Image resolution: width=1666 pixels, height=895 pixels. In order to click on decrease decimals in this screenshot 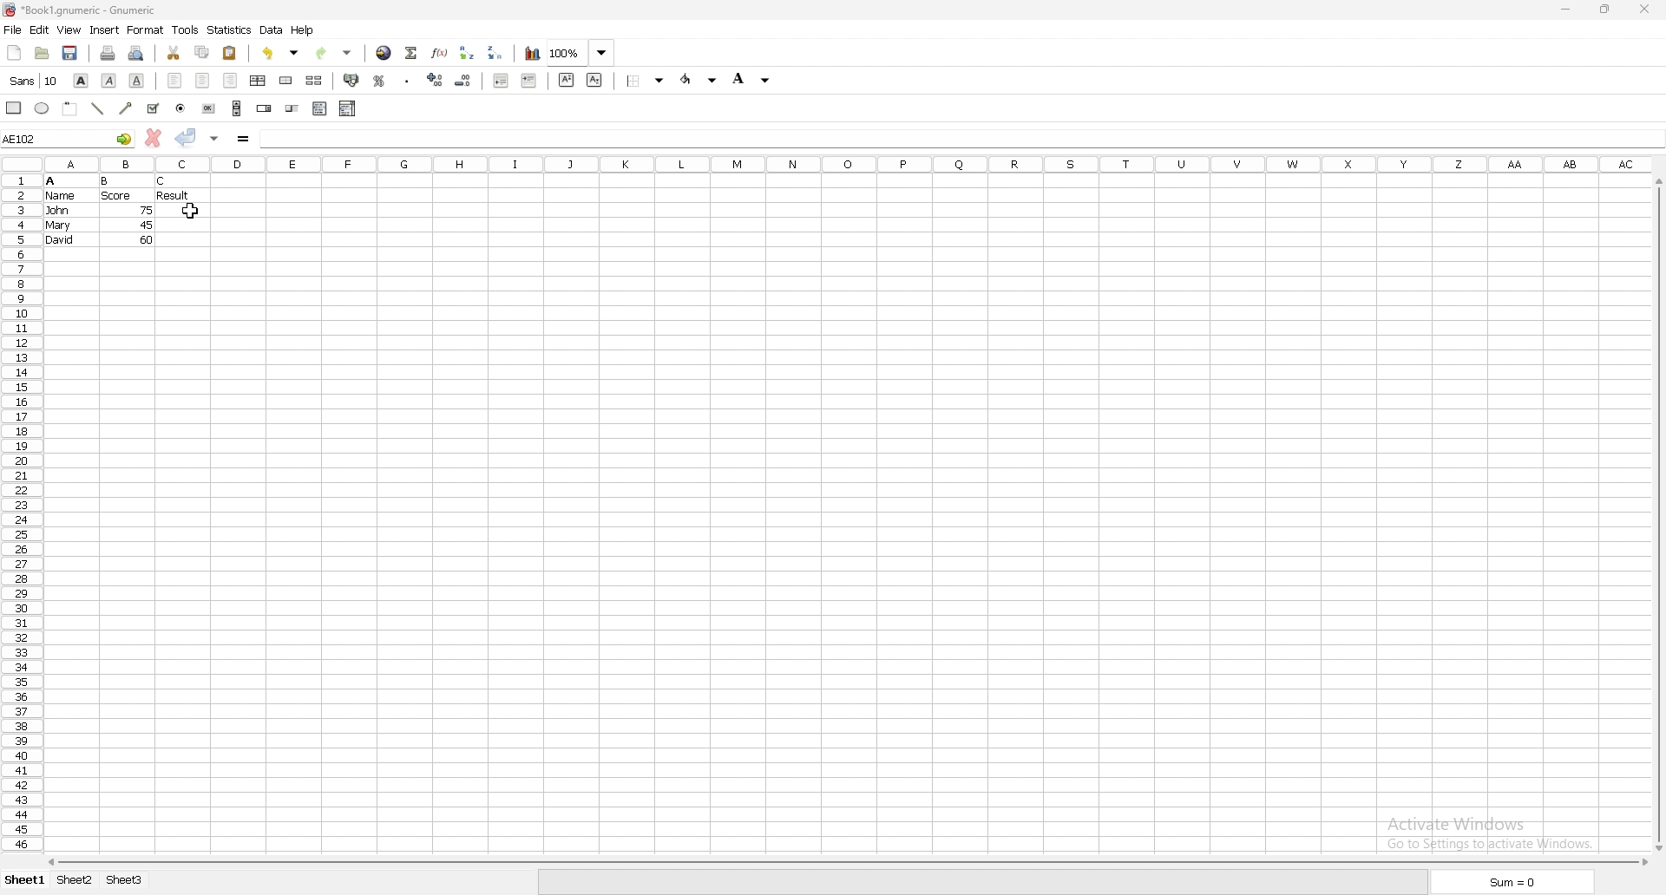, I will do `click(464, 81)`.